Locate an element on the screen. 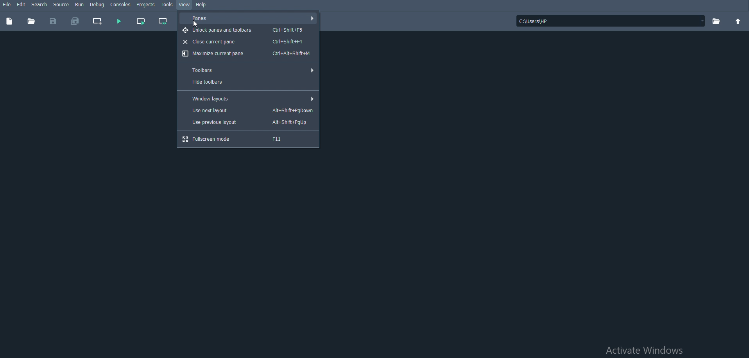  File location is located at coordinates (610, 21).